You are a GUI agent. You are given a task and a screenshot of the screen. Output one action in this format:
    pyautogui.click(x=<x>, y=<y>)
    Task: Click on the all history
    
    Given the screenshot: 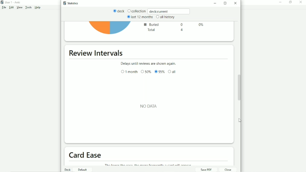 What is the action you would take?
    pyautogui.click(x=165, y=17)
    